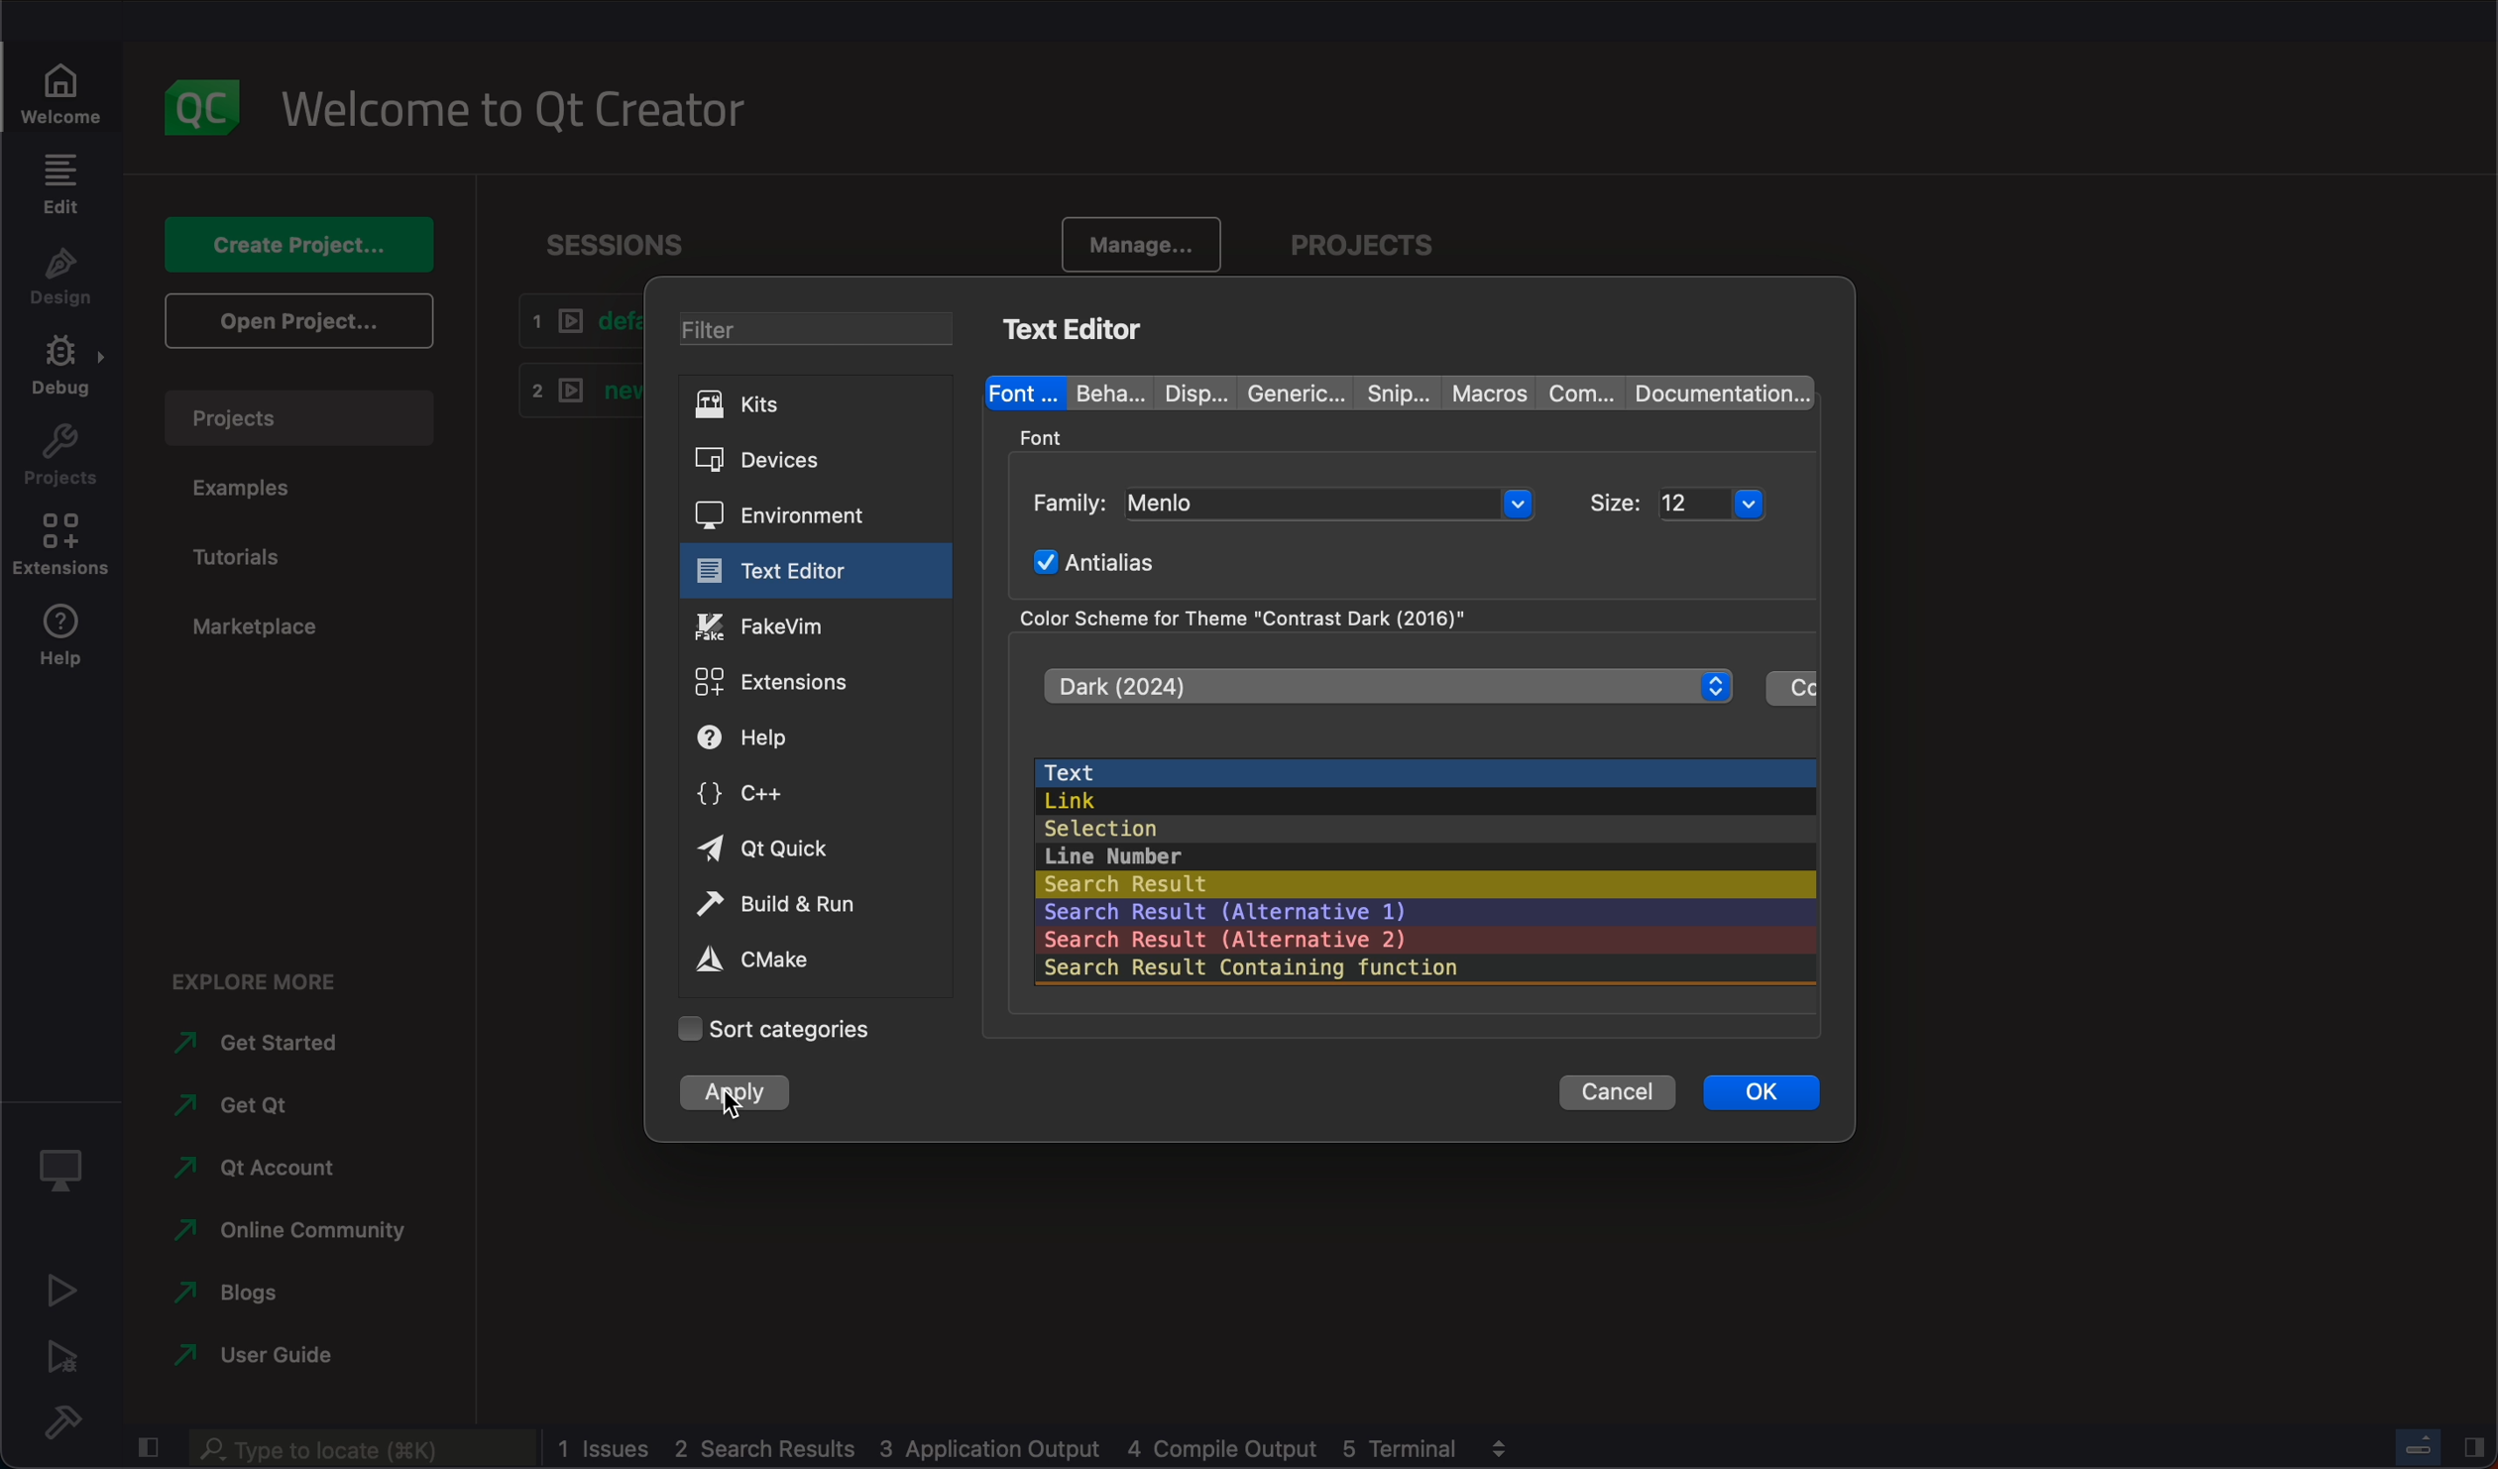 The height and width of the screenshot is (1469, 2498). I want to click on default, so click(574, 322).